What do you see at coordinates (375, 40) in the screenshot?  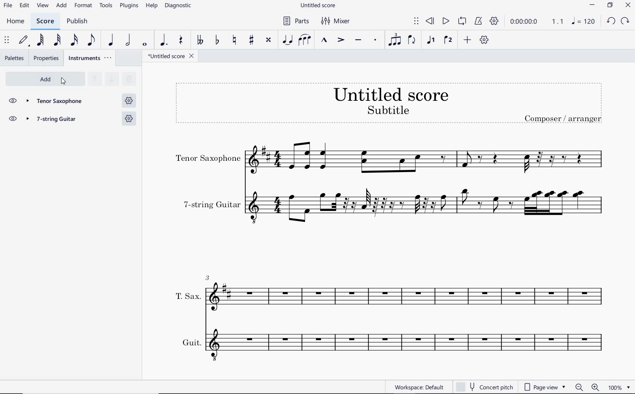 I see `STACCATO` at bounding box center [375, 40].